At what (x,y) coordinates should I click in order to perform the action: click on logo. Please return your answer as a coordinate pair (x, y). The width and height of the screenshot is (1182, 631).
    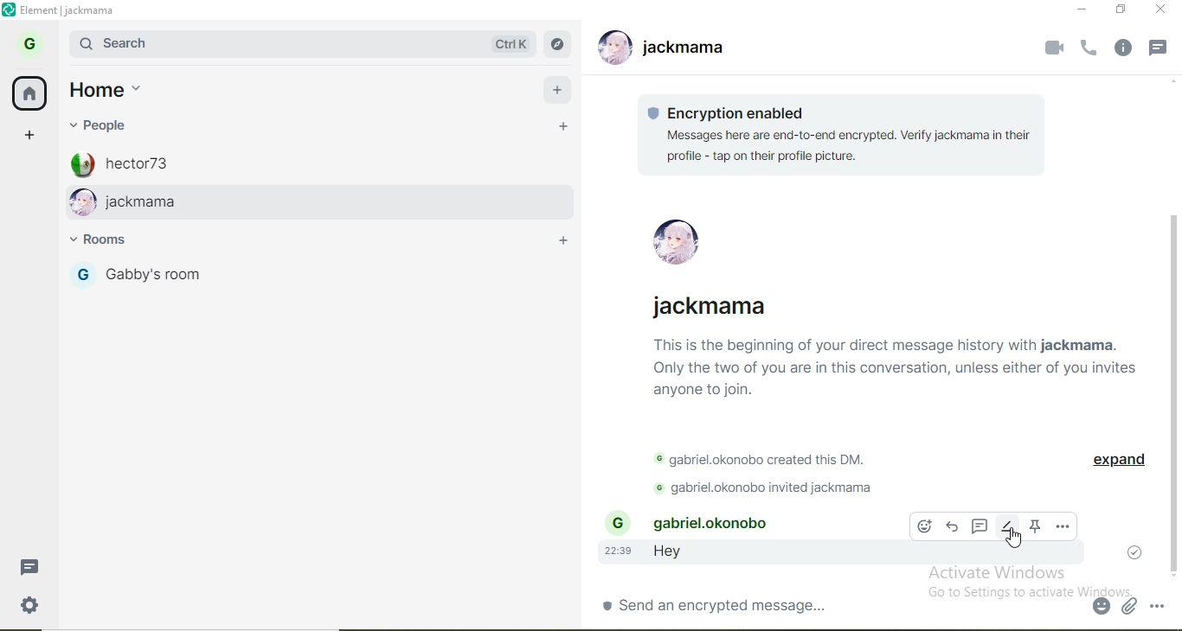
    Looking at the image, I should click on (9, 12).